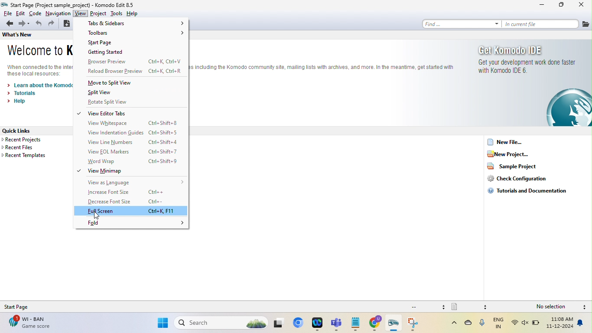  What do you see at coordinates (537, 324) in the screenshot?
I see `battery` at bounding box center [537, 324].